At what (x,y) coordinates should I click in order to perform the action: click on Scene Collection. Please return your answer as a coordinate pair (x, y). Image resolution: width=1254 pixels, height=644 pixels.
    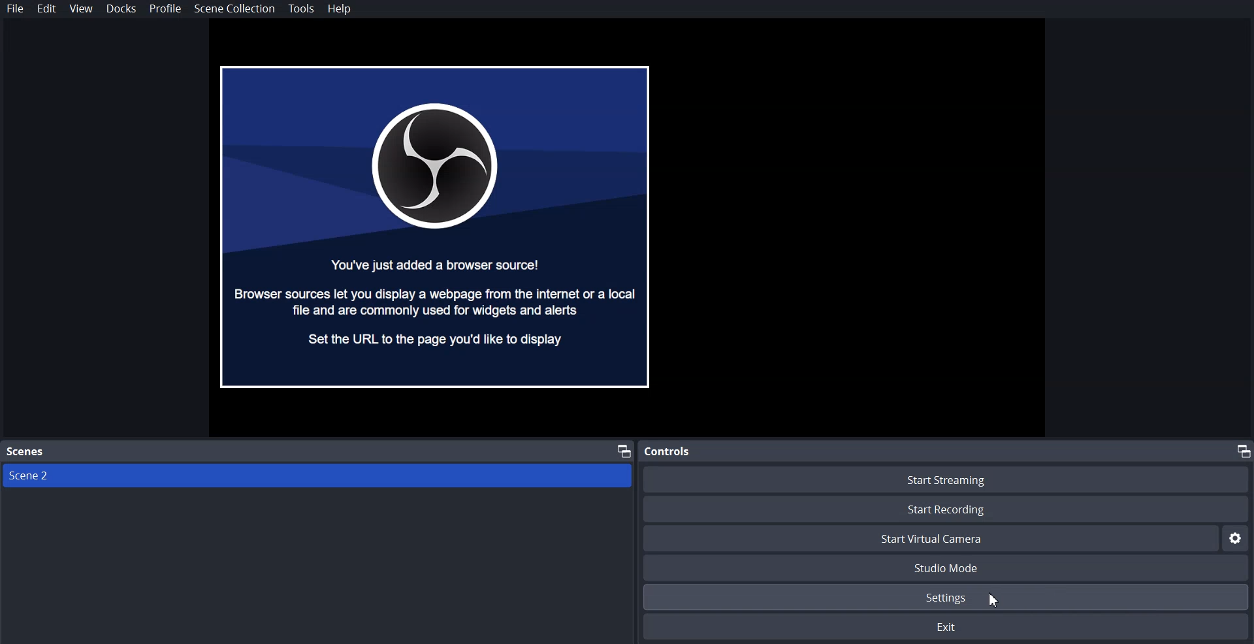
    Looking at the image, I should click on (234, 9).